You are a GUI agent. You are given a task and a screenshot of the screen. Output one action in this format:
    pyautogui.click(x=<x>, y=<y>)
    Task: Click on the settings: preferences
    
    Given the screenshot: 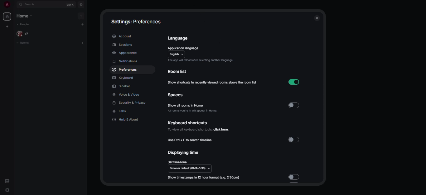 What is the action you would take?
    pyautogui.click(x=136, y=21)
    